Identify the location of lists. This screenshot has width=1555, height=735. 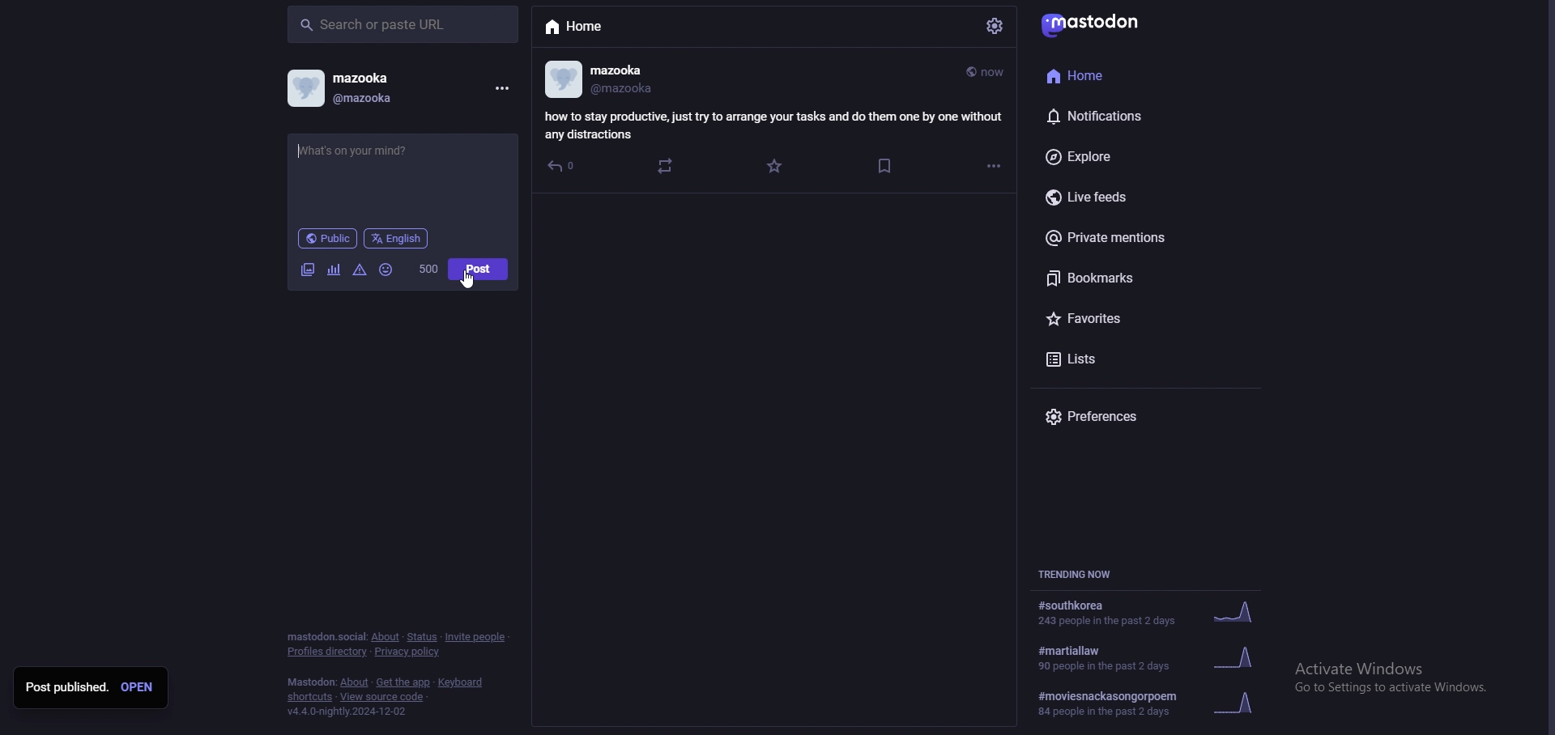
(1126, 360).